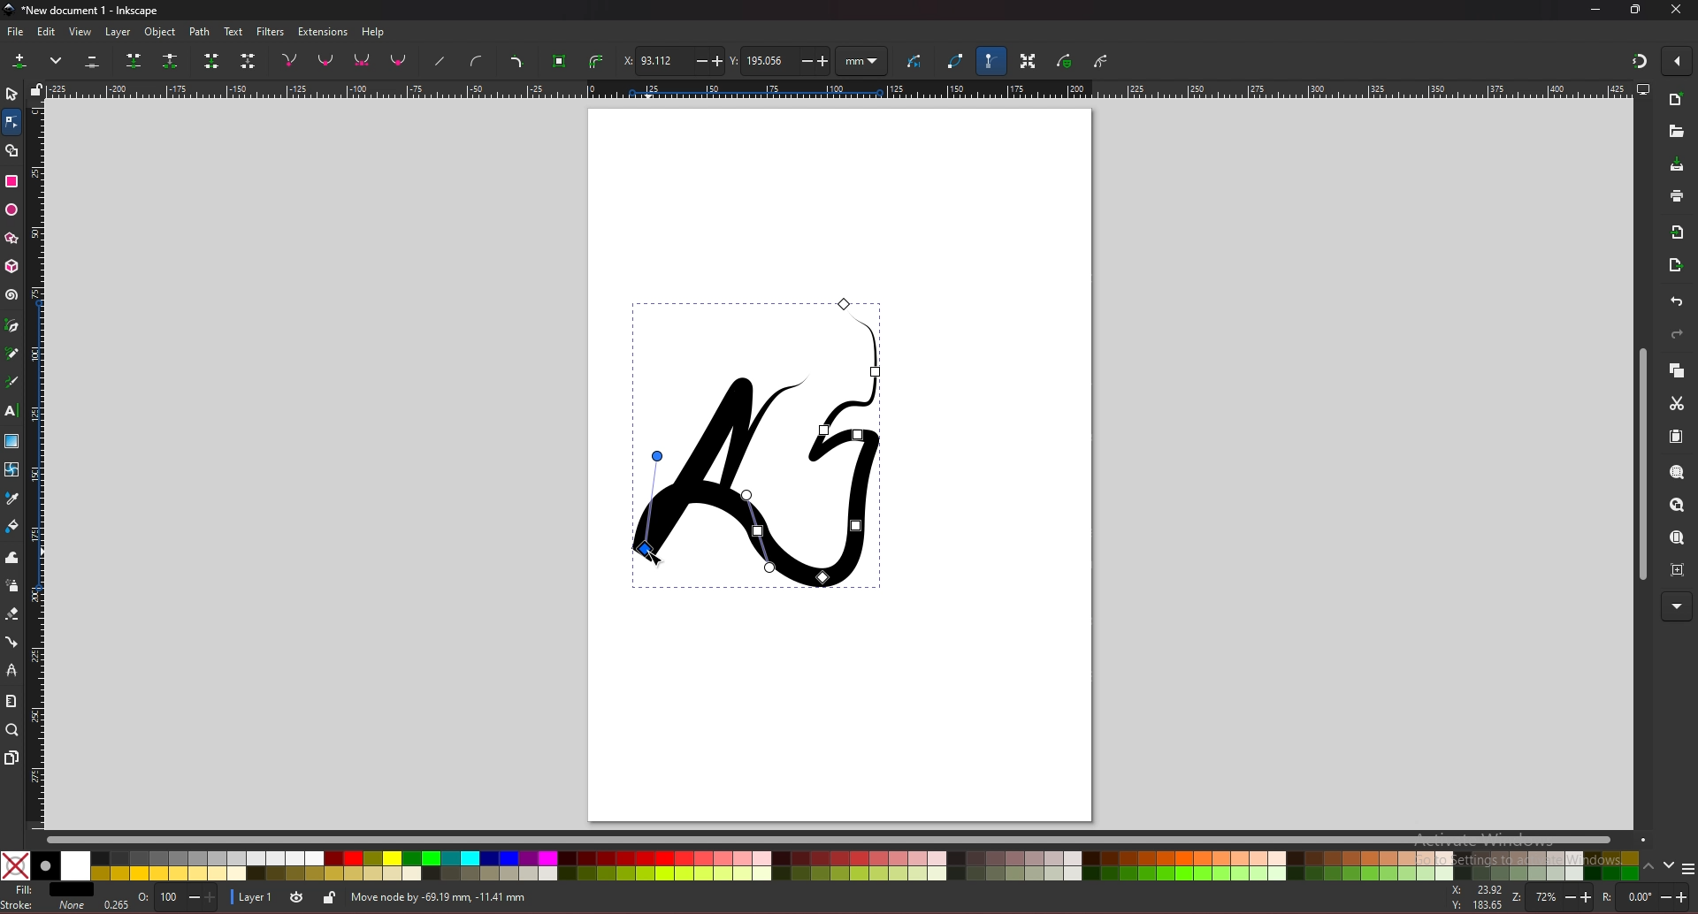 This screenshot has width=1698, height=914. Describe the element at coordinates (1677, 10) in the screenshot. I see `close` at that location.